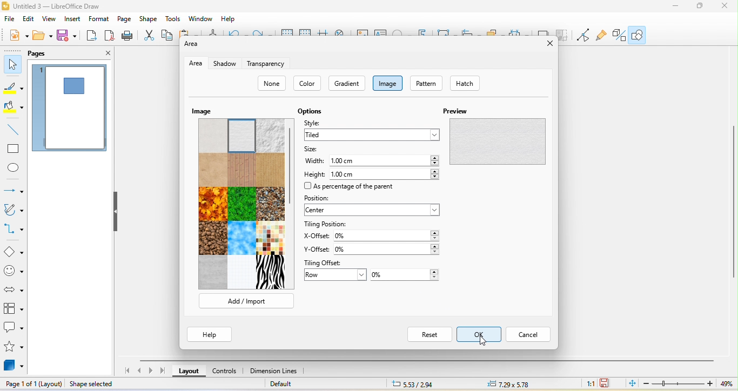 Image resolution: width=738 pixels, height=391 pixels. I want to click on size, so click(312, 149).